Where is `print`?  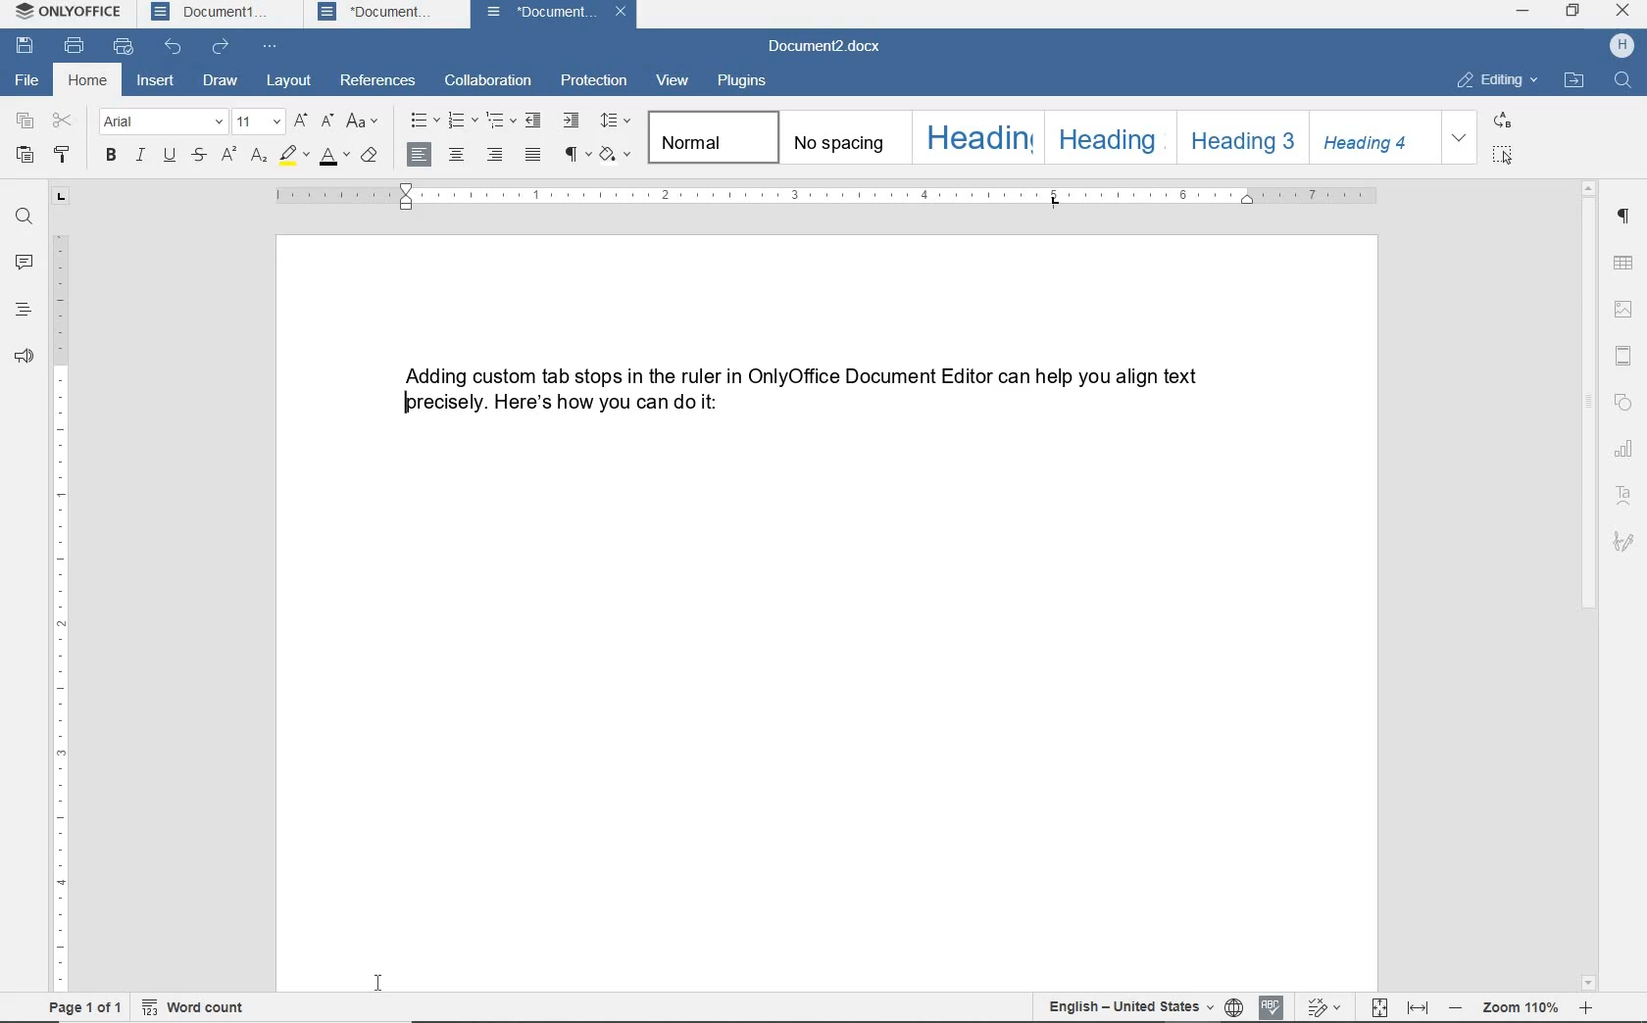 print is located at coordinates (75, 46).